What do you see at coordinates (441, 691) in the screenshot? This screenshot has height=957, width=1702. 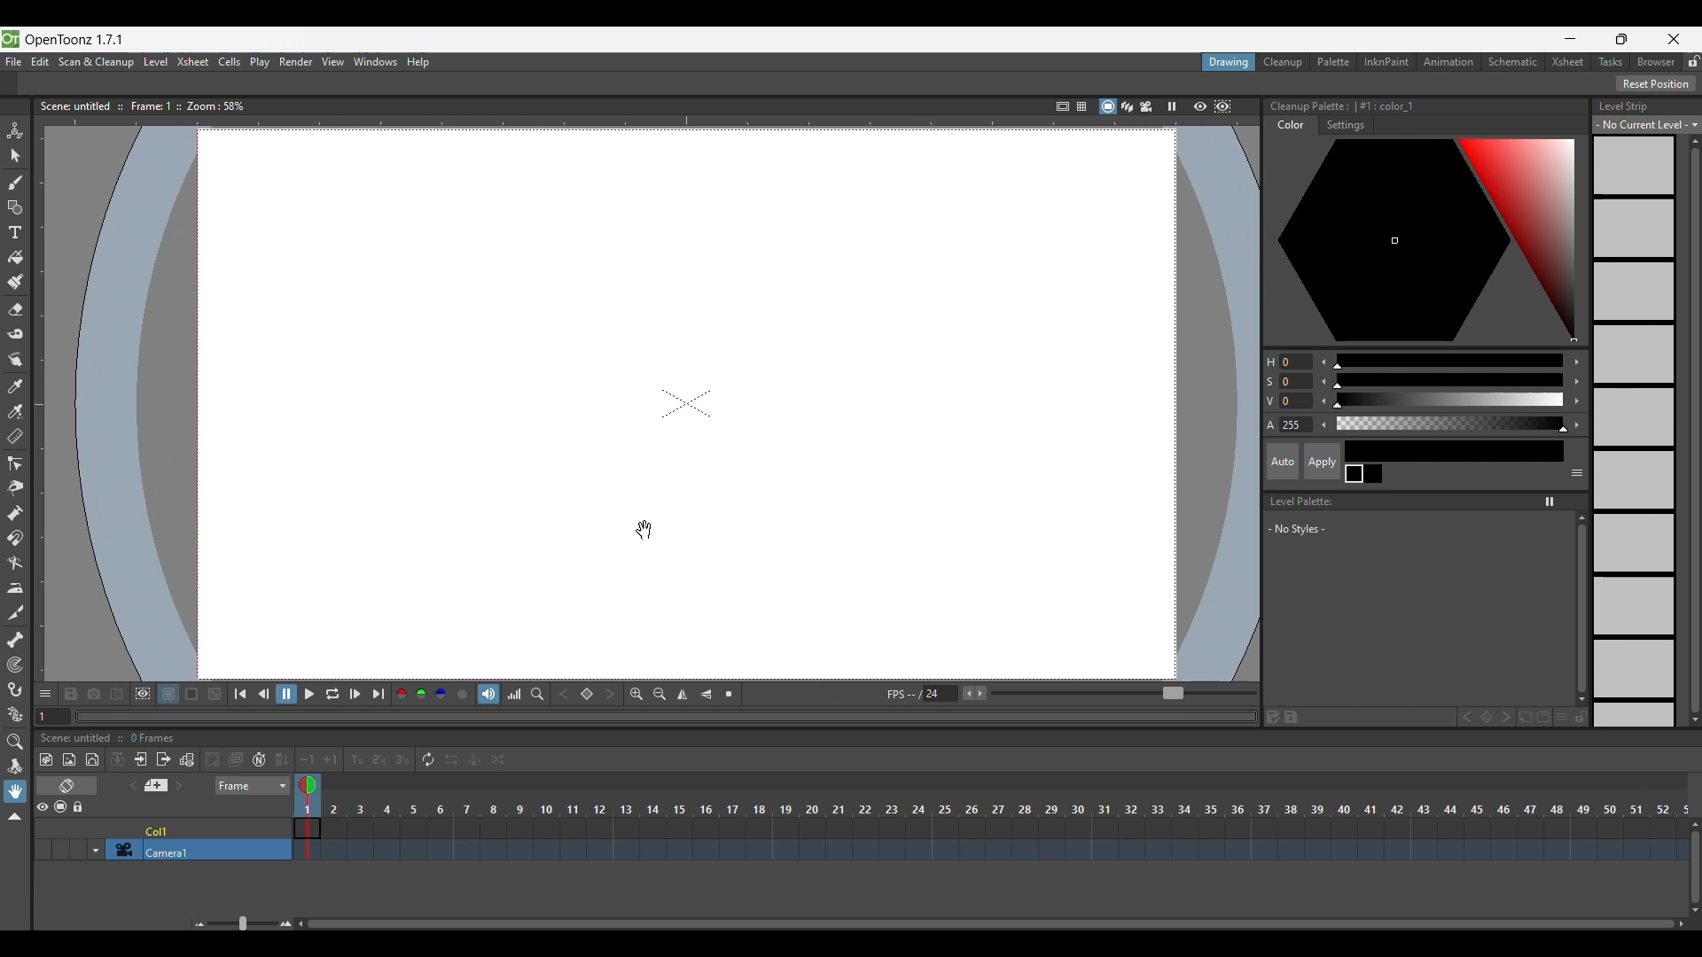 I see `Blue channel` at bounding box center [441, 691].